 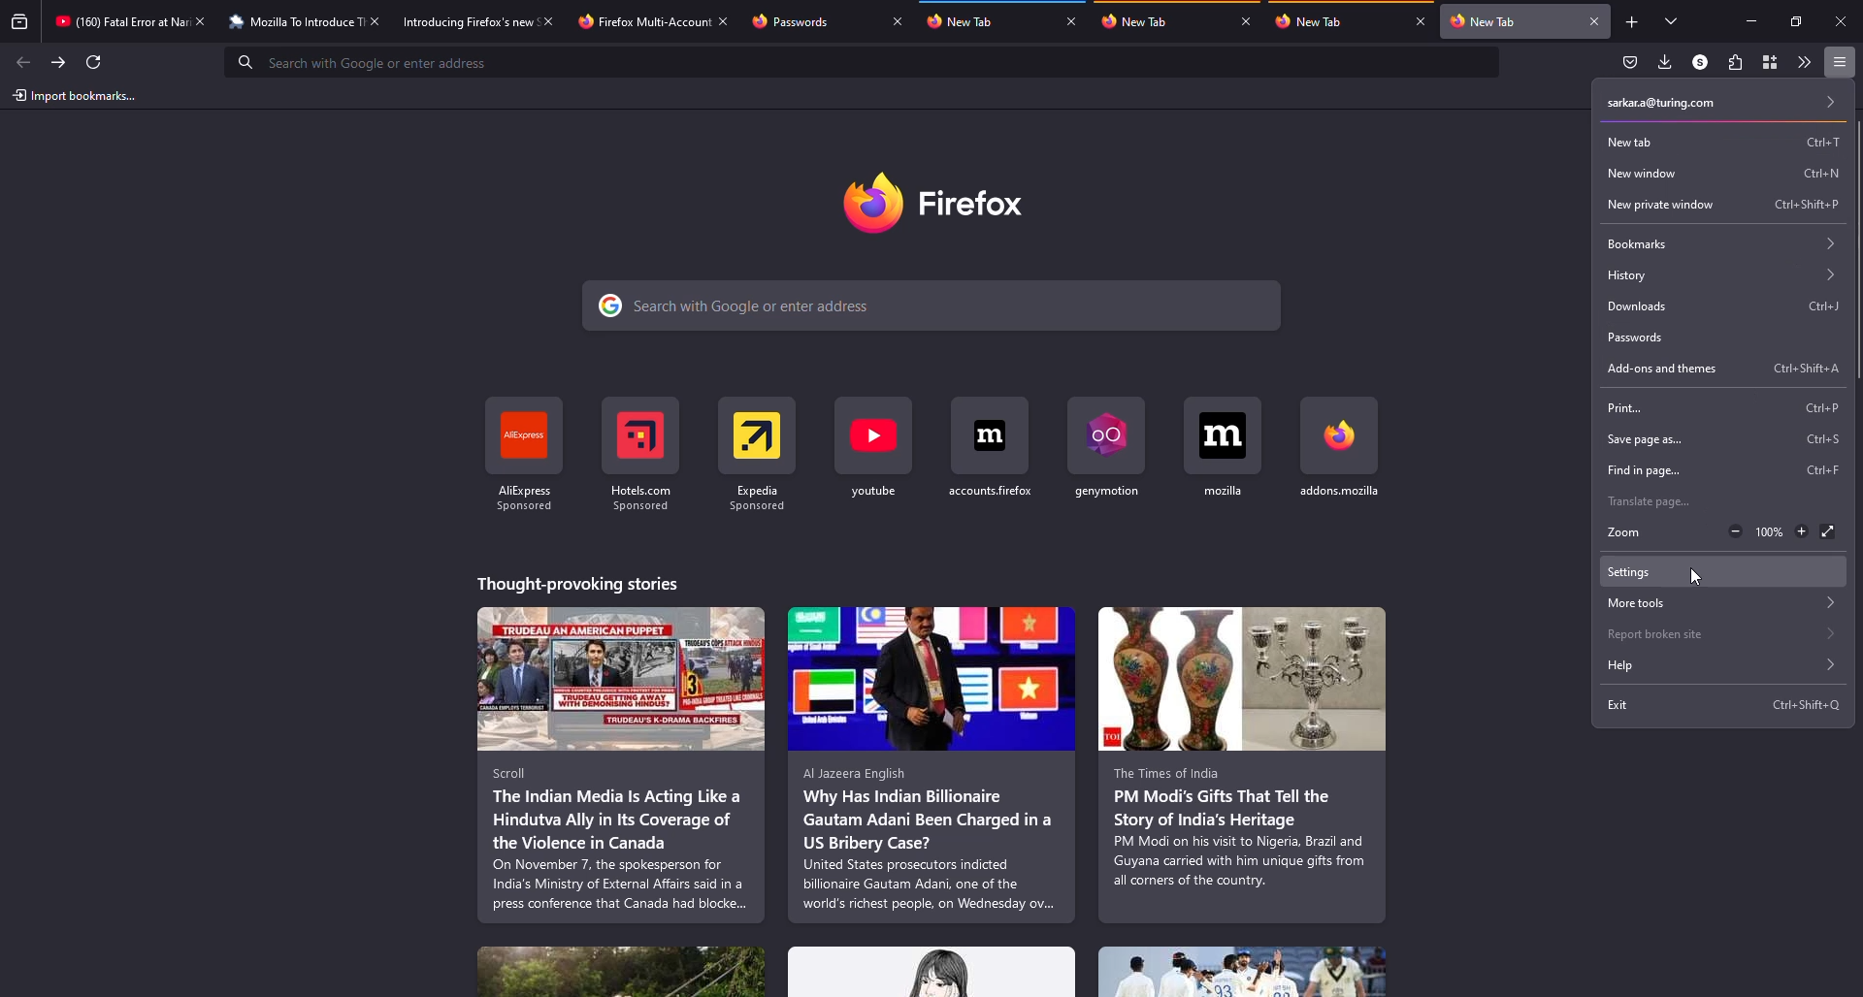 What do you see at coordinates (991, 449) in the screenshot?
I see `shortcut` at bounding box center [991, 449].